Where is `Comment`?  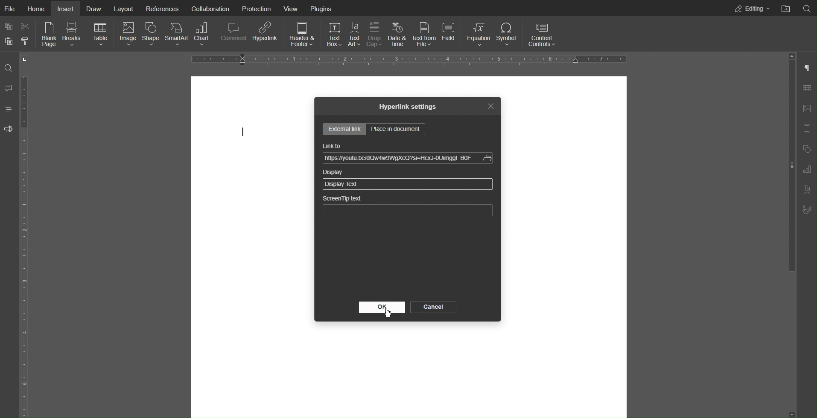 Comment is located at coordinates (232, 34).